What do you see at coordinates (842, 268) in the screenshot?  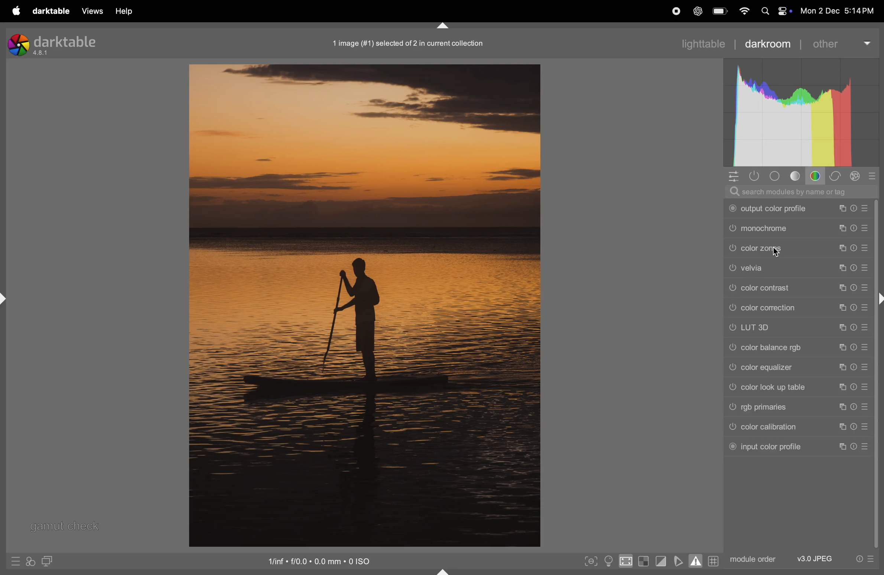 I see `Timer` at bounding box center [842, 268].